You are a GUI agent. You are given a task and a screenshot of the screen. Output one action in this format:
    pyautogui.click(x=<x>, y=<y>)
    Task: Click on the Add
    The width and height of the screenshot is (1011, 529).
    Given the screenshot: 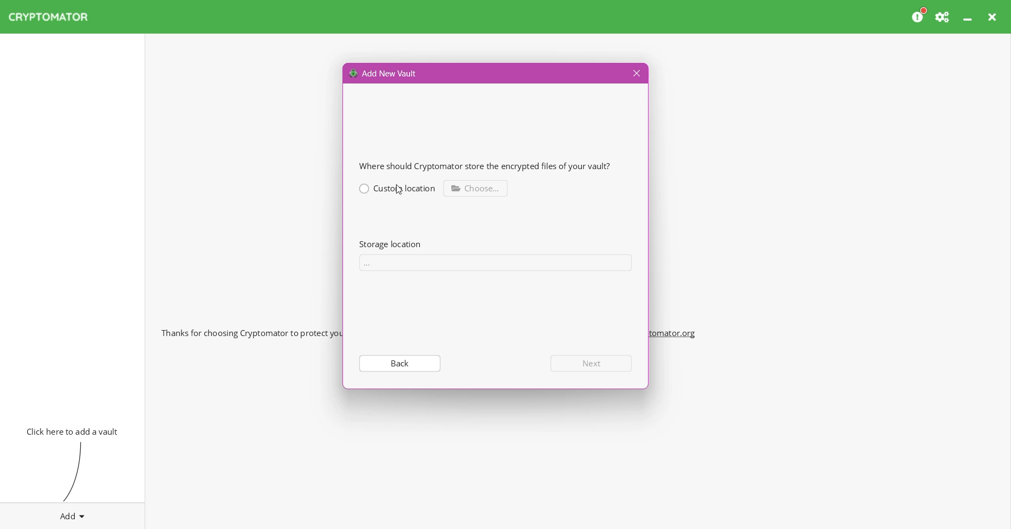 What is the action you would take?
    pyautogui.click(x=73, y=514)
    